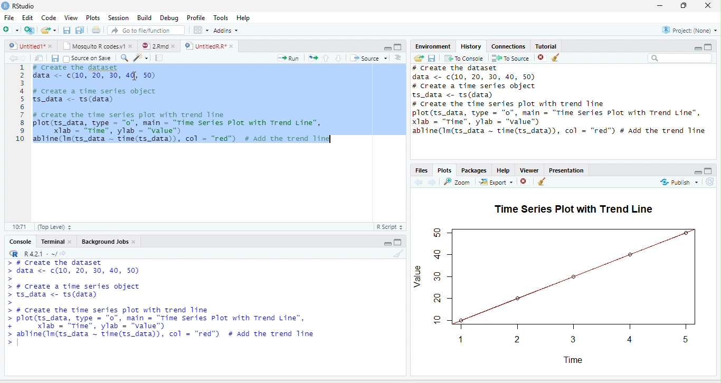 This screenshot has width=721, height=383. What do you see at coordinates (573, 209) in the screenshot?
I see `Time Series Plot with Trend Line` at bounding box center [573, 209].